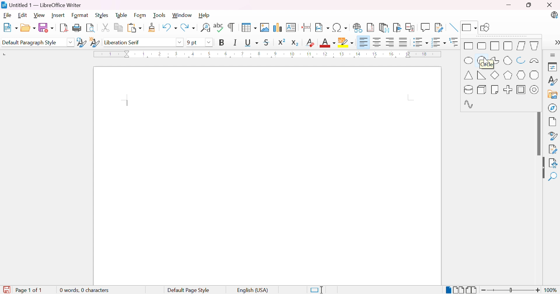 This screenshot has width=560, height=294. What do you see at coordinates (528, 6) in the screenshot?
I see `Restore down` at bounding box center [528, 6].